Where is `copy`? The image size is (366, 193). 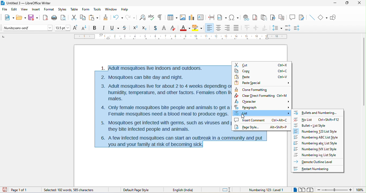 copy is located at coordinates (84, 17).